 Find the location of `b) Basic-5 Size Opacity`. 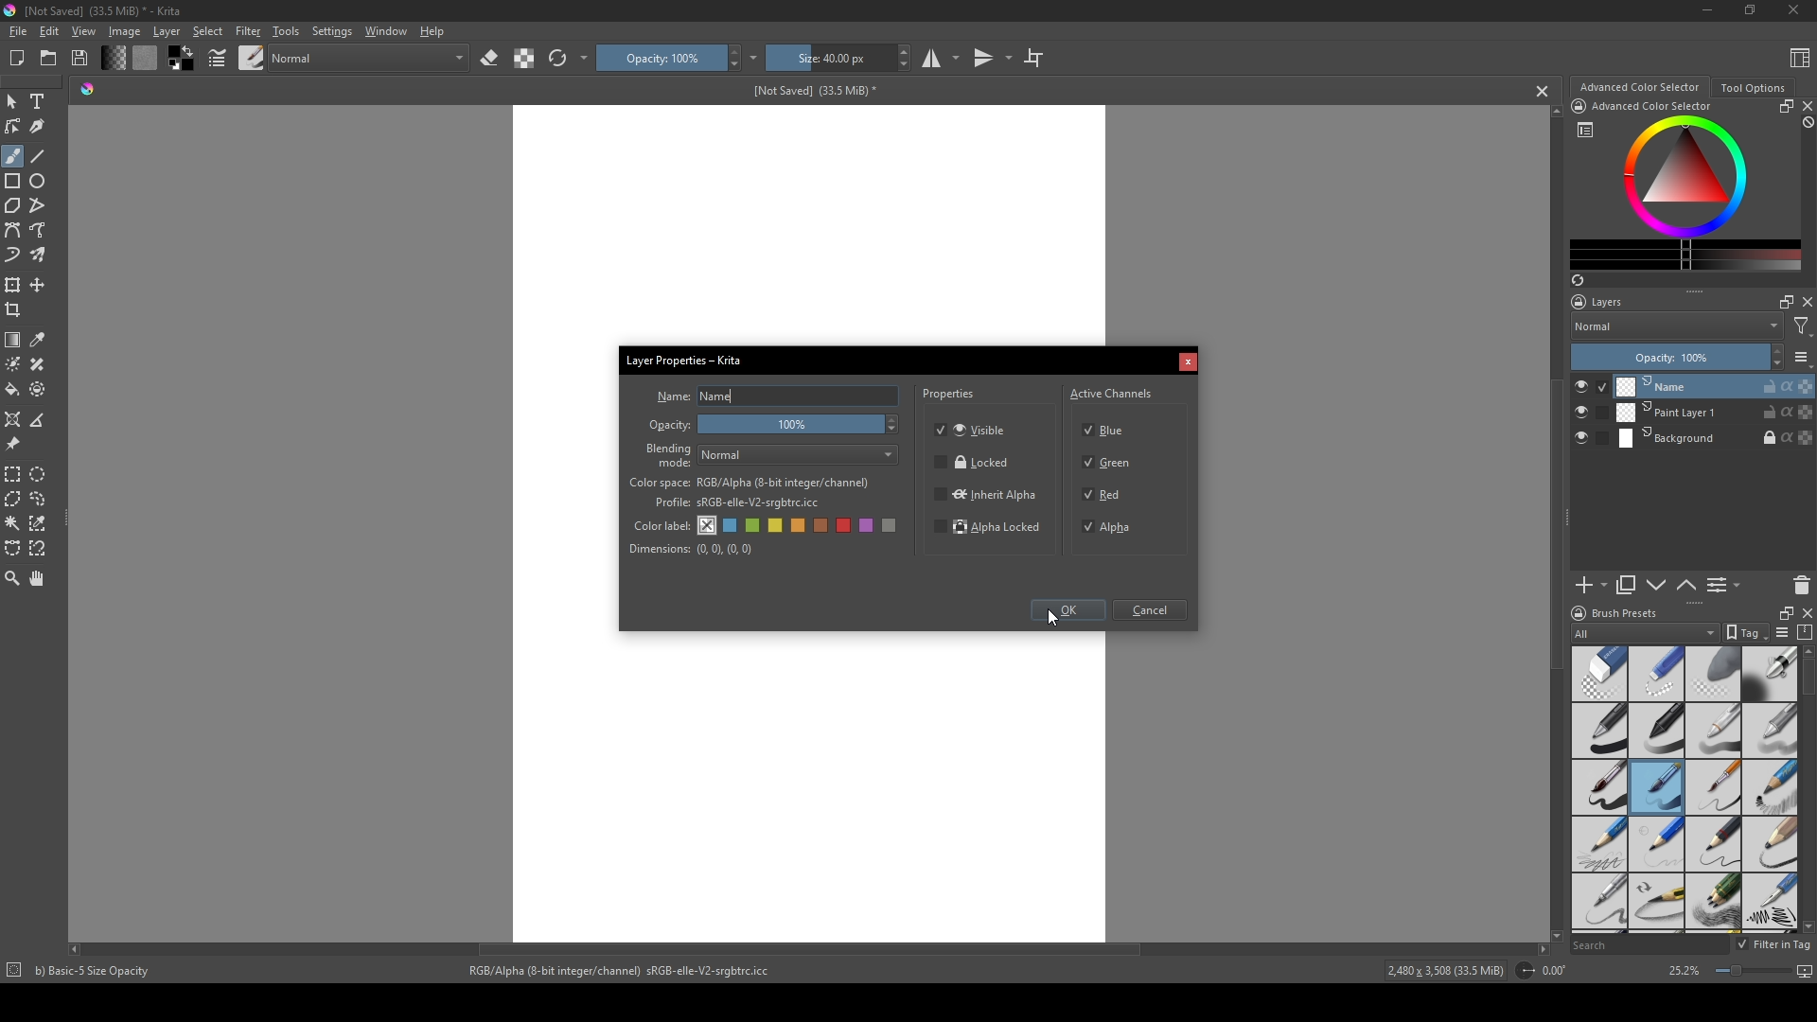

b) Basic-5 Size Opacity is located at coordinates (97, 971).